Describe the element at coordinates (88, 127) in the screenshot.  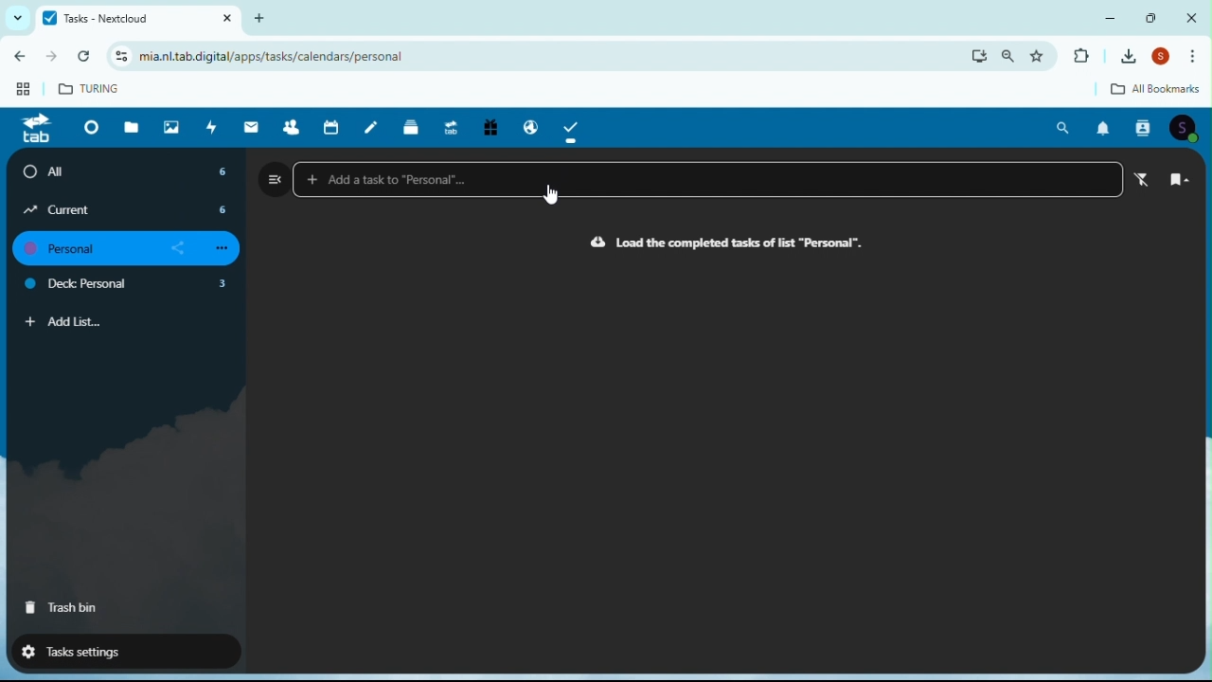
I see `Dashboard` at that location.